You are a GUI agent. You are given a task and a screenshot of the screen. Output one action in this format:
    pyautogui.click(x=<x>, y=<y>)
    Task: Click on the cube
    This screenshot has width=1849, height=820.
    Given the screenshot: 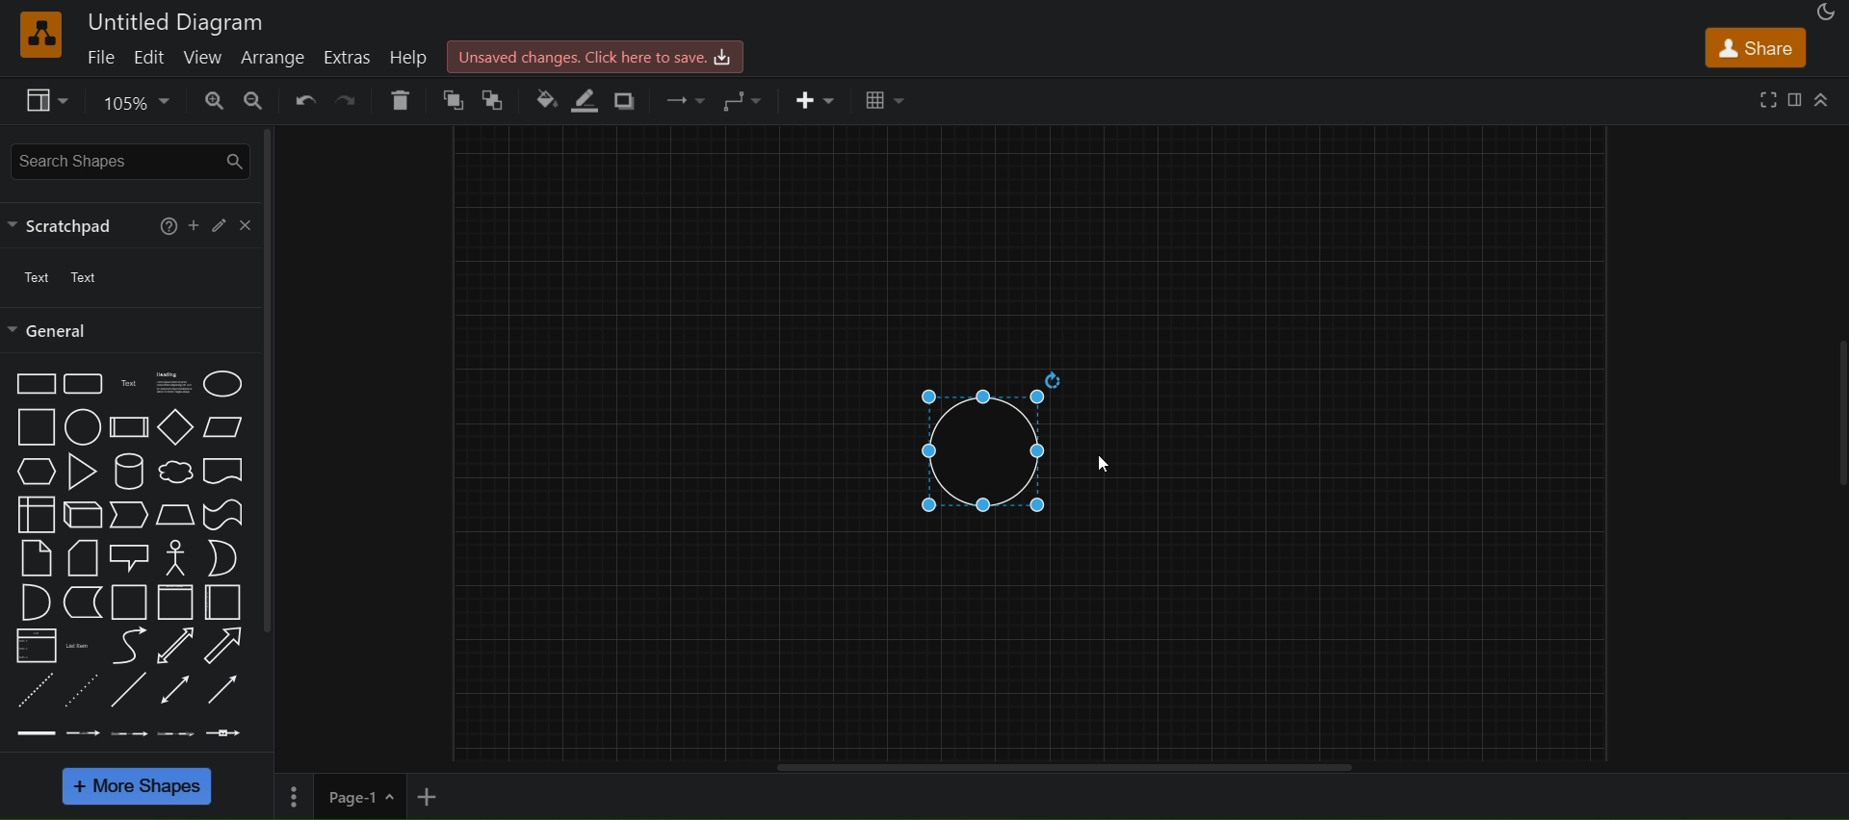 What is the action you would take?
    pyautogui.click(x=80, y=515)
    